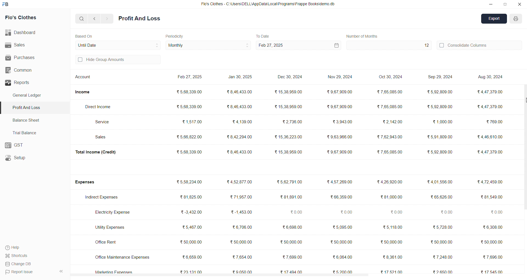 This screenshot has height=280, width=527. I want to click on ₹50,000.00, so click(342, 242).